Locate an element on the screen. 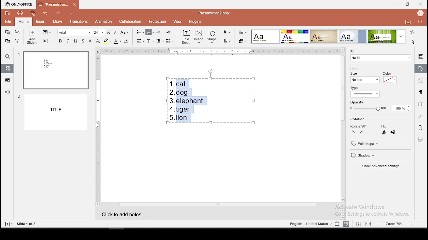 This screenshot has height=240, width=428. close window is located at coordinates (421, 4).